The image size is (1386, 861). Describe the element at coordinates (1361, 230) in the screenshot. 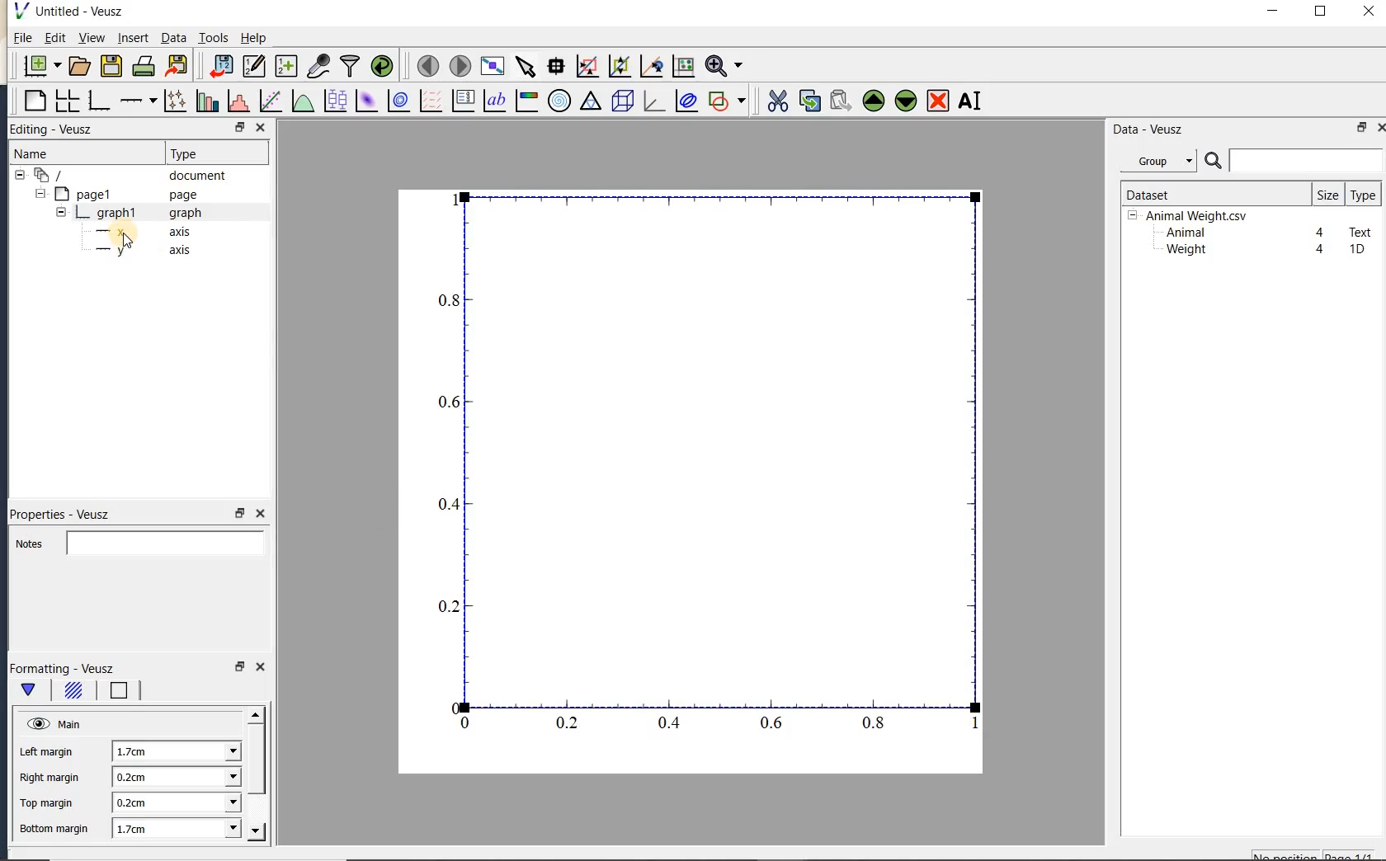

I see `Text` at that location.